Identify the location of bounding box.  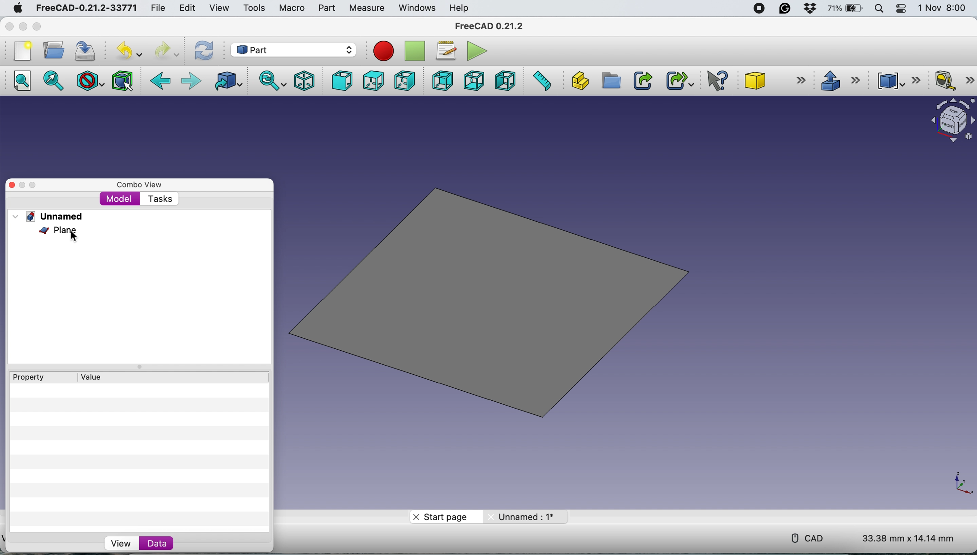
(122, 81).